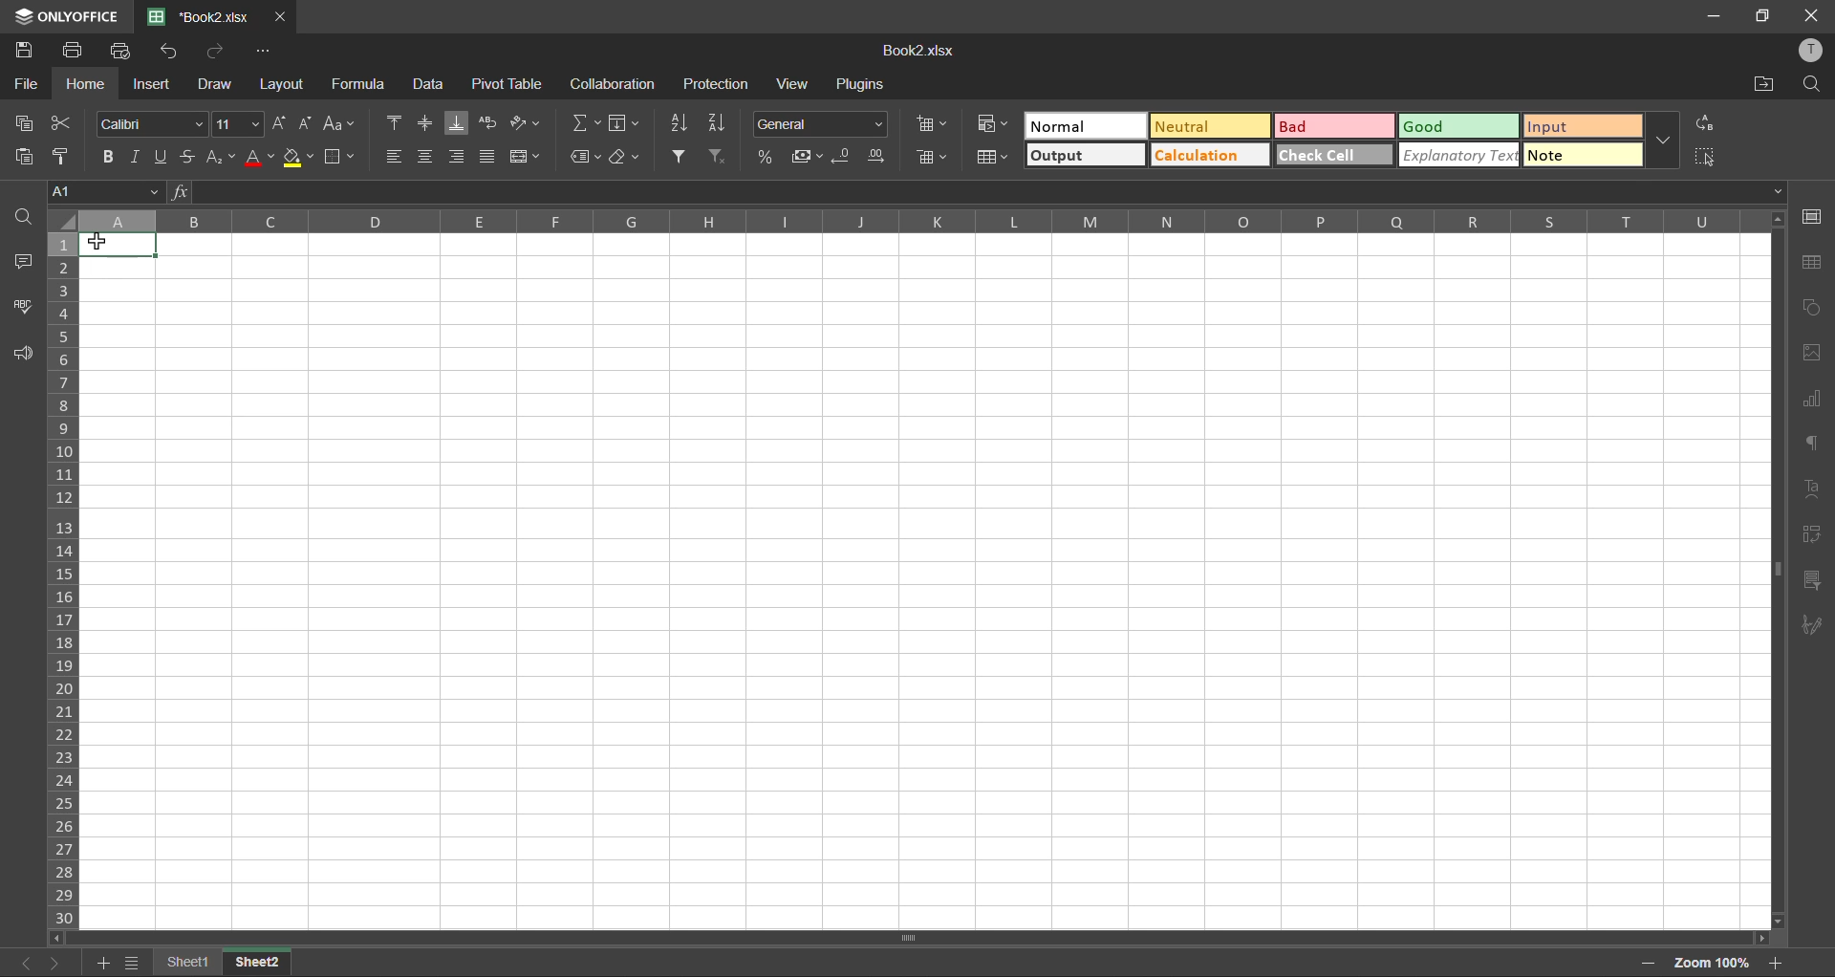 The image size is (1835, 977). What do you see at coordinates (938, 159) in the screenshot?
I see `remove cells` at bounding box center [938, 159].